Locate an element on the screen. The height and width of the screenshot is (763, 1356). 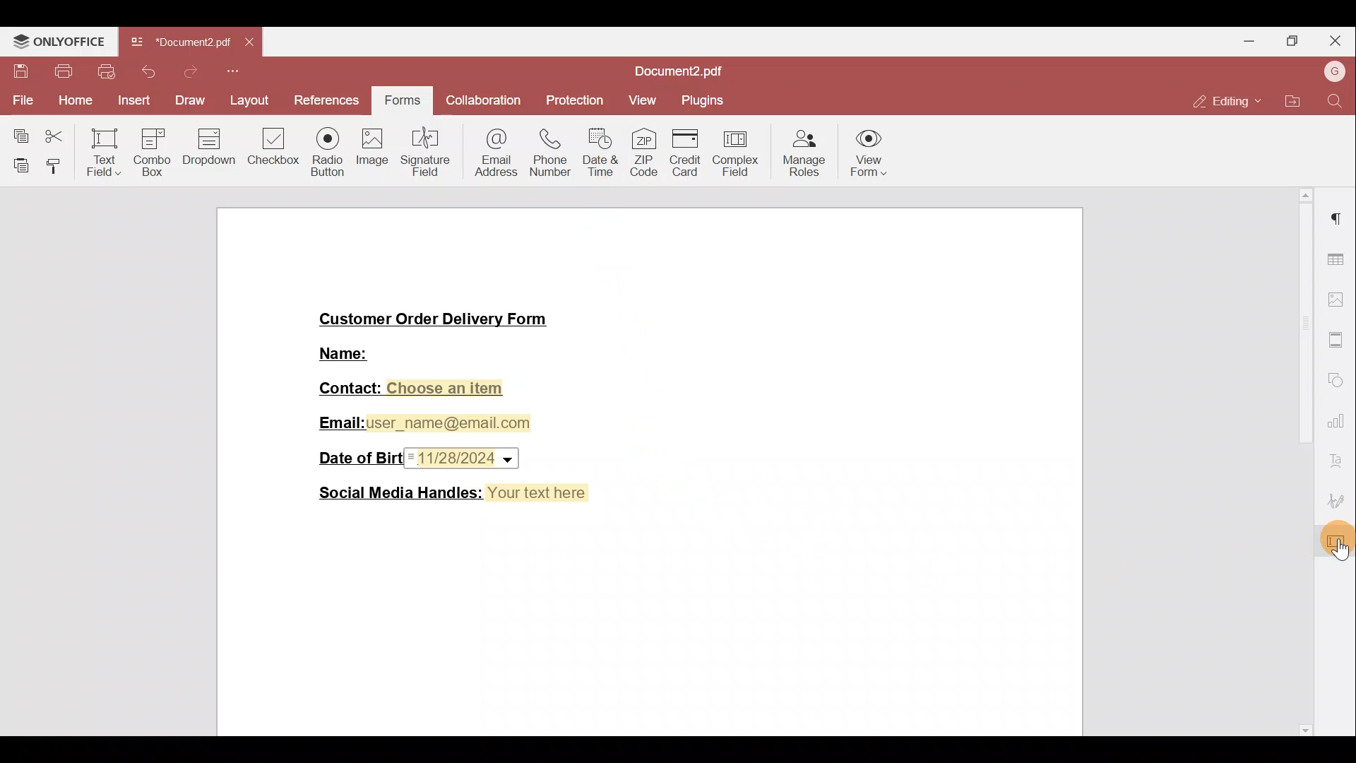
Plugins is located at coordinates (708, 100).